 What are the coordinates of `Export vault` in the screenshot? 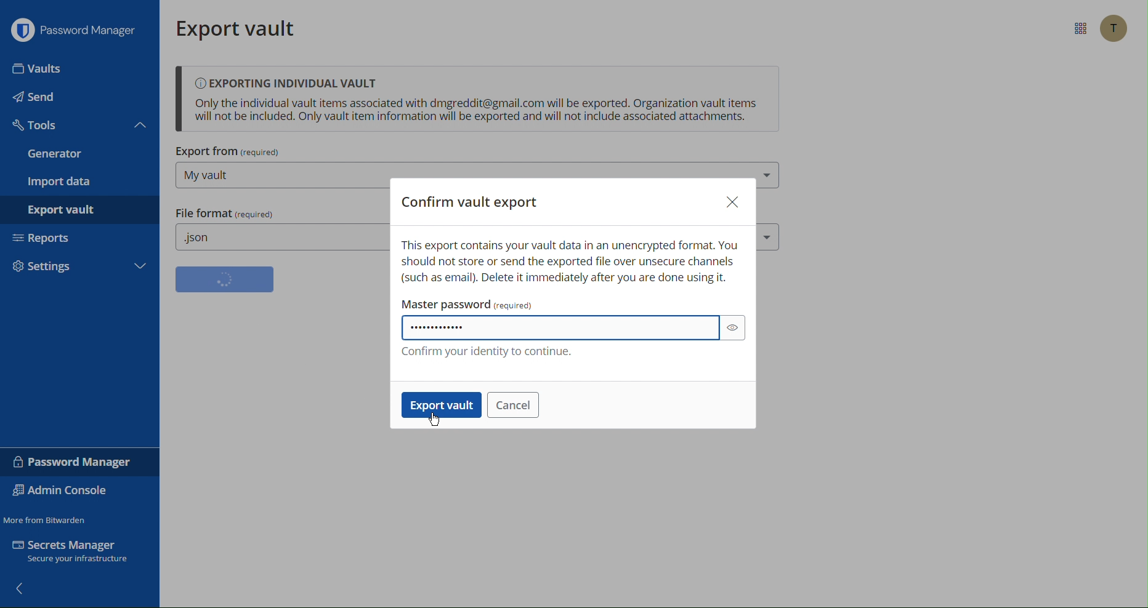 It's located at (442, 405).